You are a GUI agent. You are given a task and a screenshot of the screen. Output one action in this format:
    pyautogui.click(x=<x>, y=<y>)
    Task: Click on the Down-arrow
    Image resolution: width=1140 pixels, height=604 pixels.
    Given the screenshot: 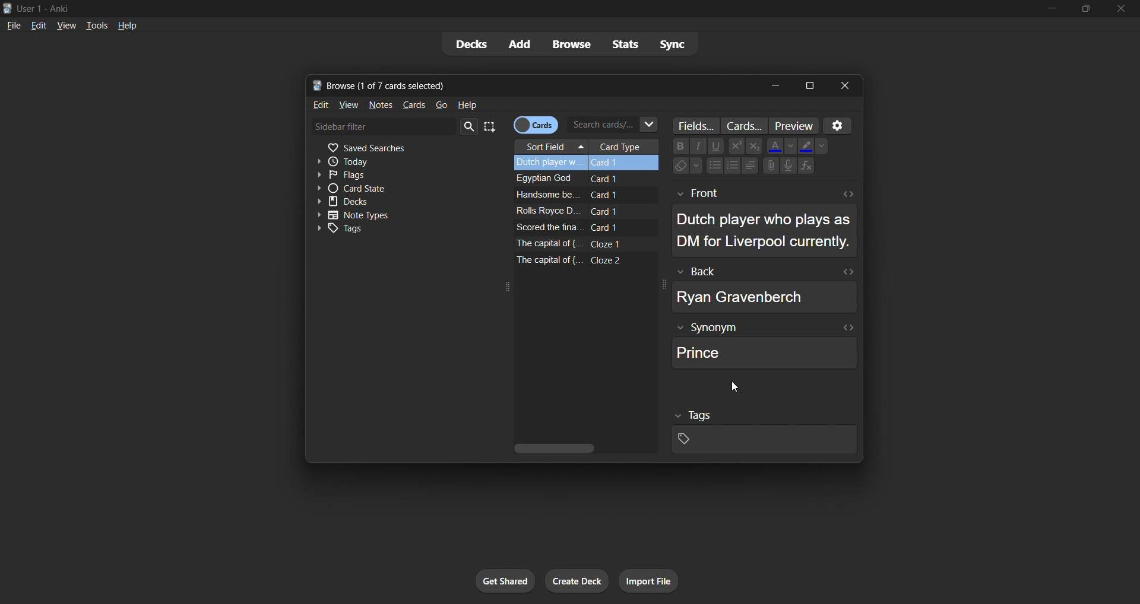 What is the action you would take?
    pyautogui.click(x=698, y=166)
    